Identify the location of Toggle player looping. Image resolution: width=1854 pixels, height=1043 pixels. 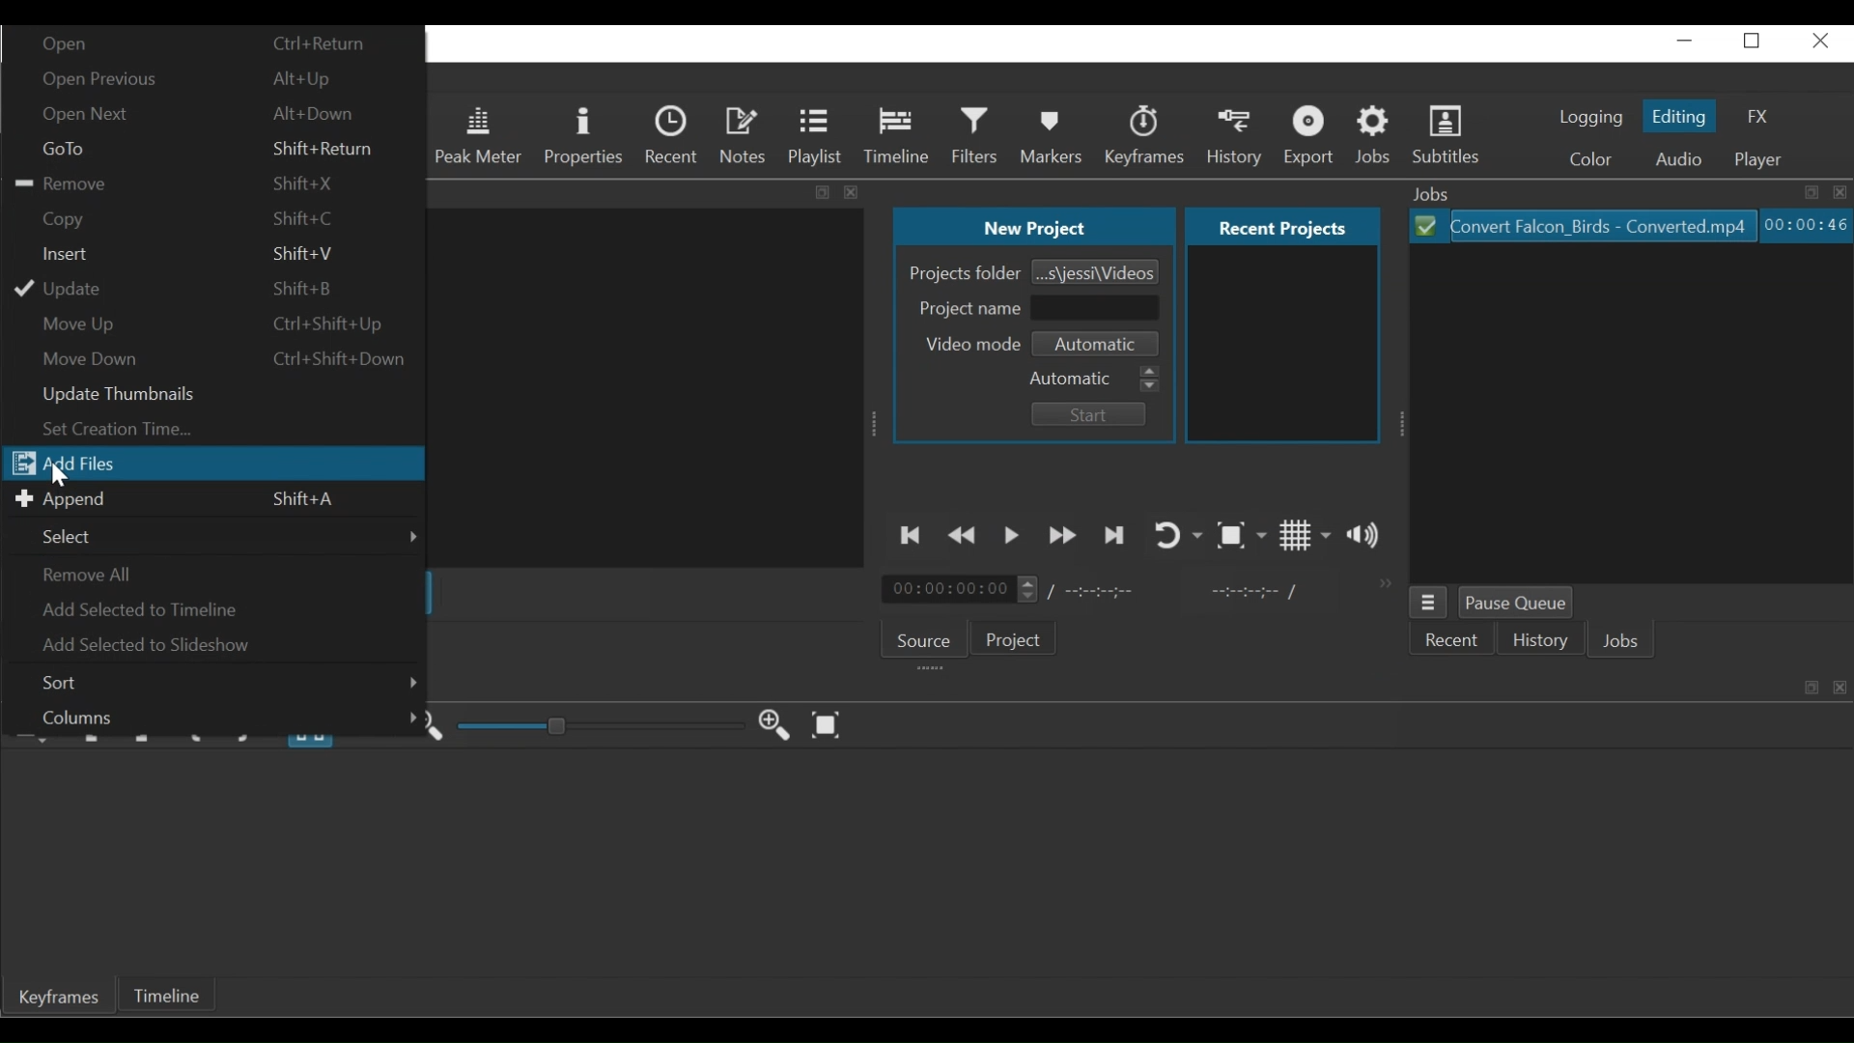
(1177, 533).